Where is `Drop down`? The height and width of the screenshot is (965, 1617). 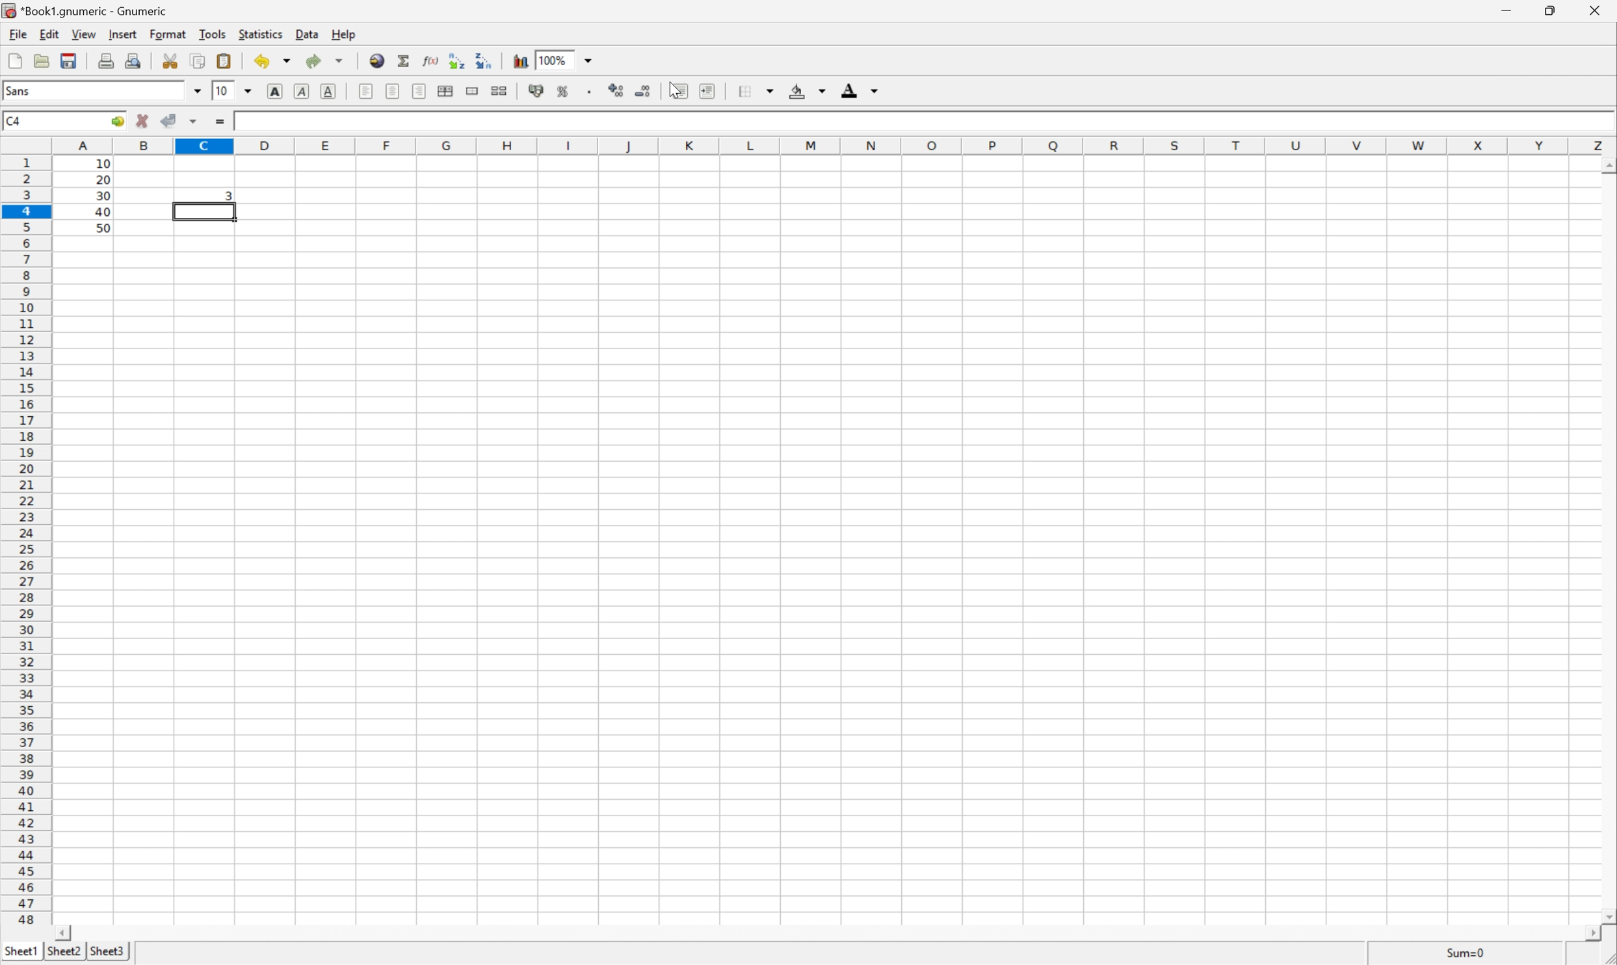
Drop down is located at coordinates (822, 91).